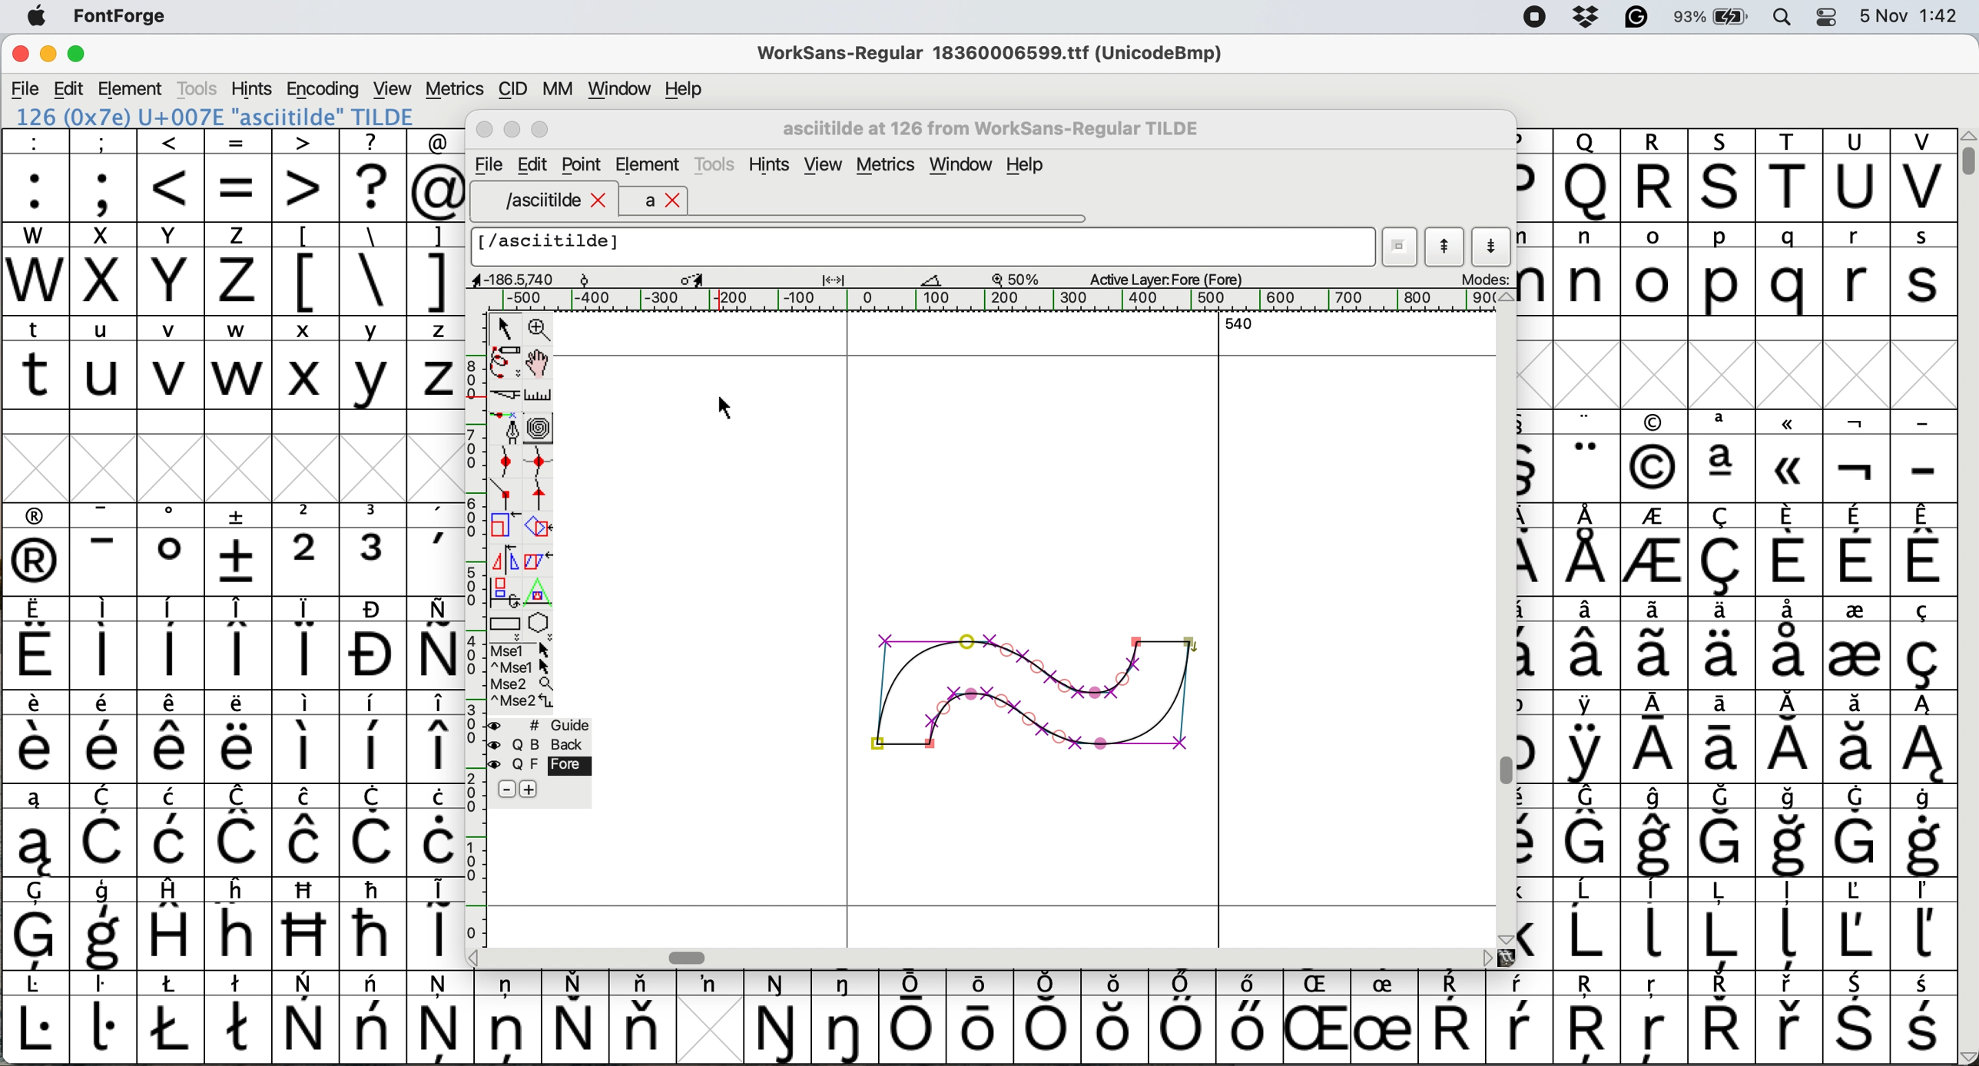 Image resolution: width=1979 pixels, height=1066 pixels. I want to click on v, so click(171, 365).